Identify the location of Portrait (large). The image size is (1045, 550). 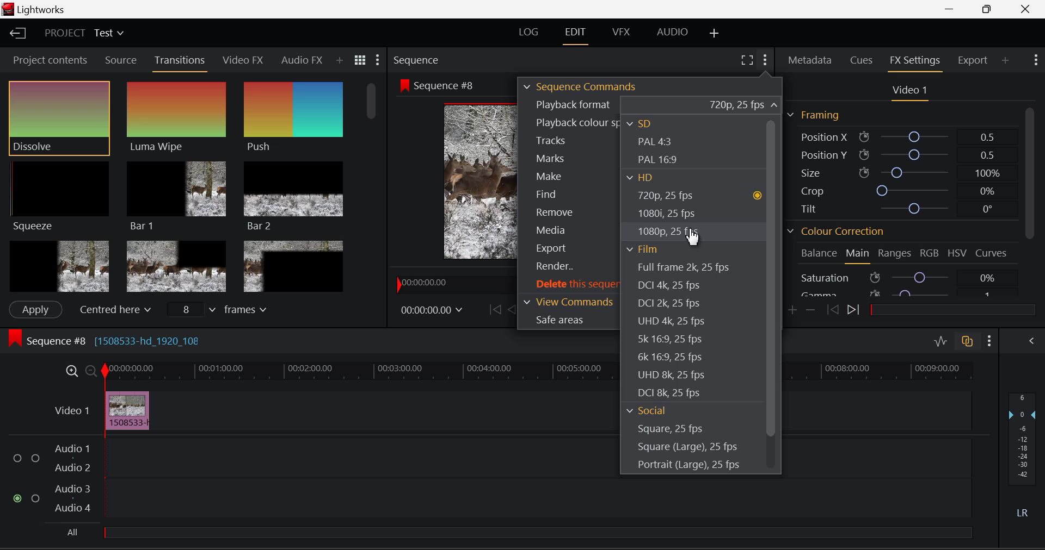
(687, 466).